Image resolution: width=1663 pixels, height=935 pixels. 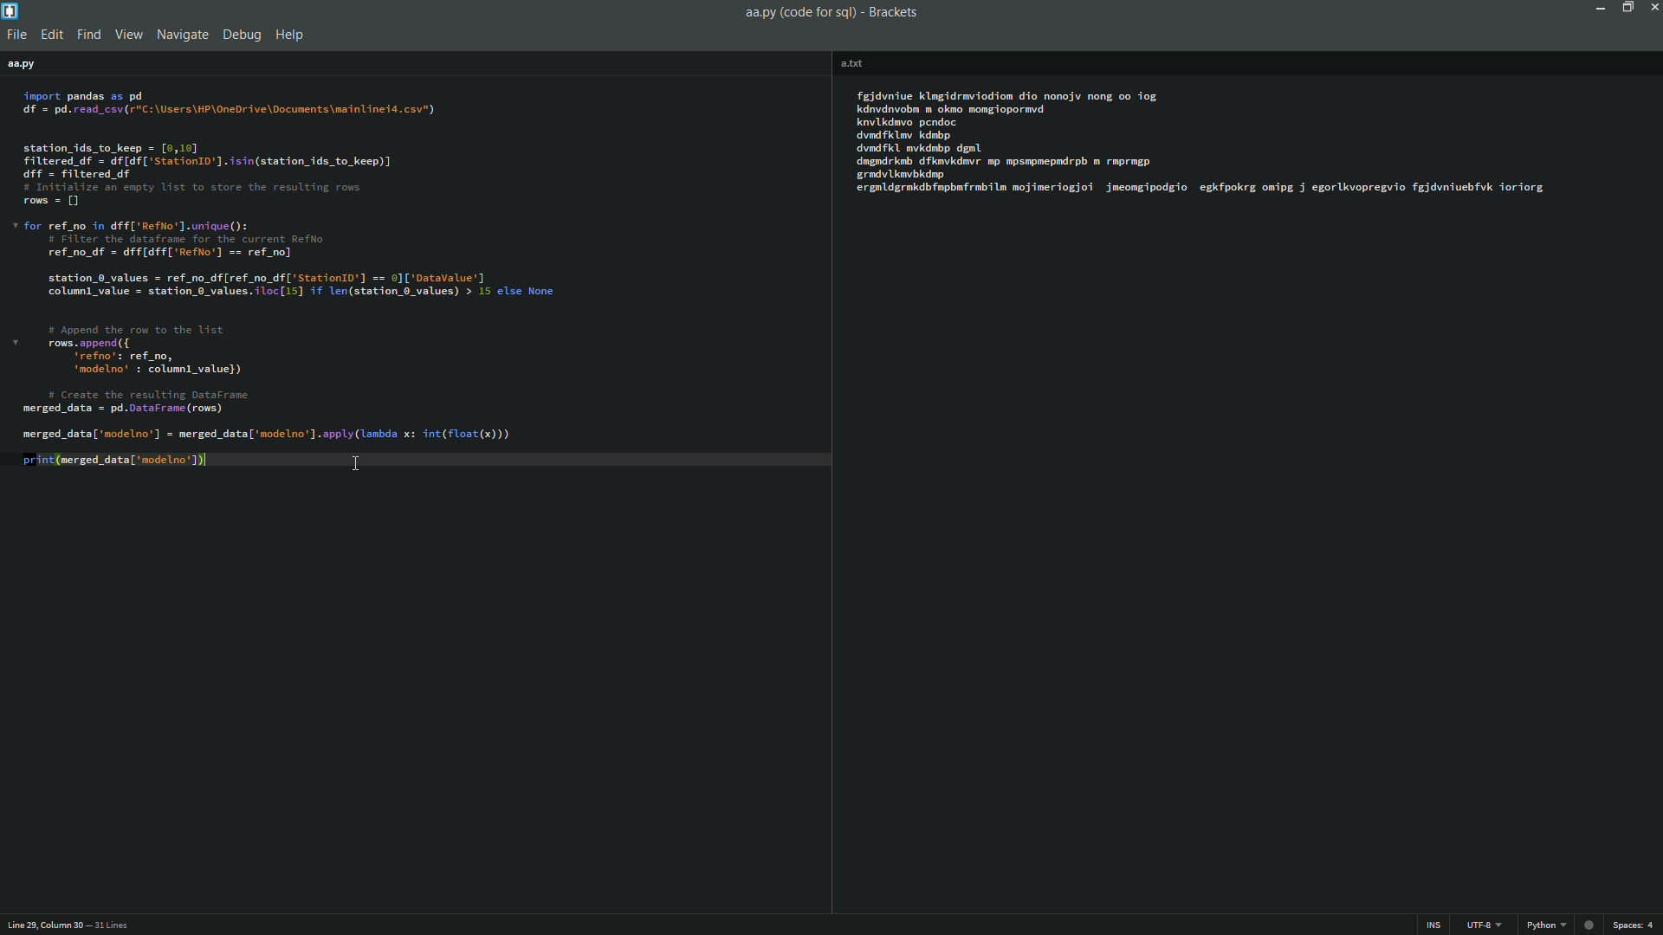 I want to click on edit menu, so click(x=50, y=36).